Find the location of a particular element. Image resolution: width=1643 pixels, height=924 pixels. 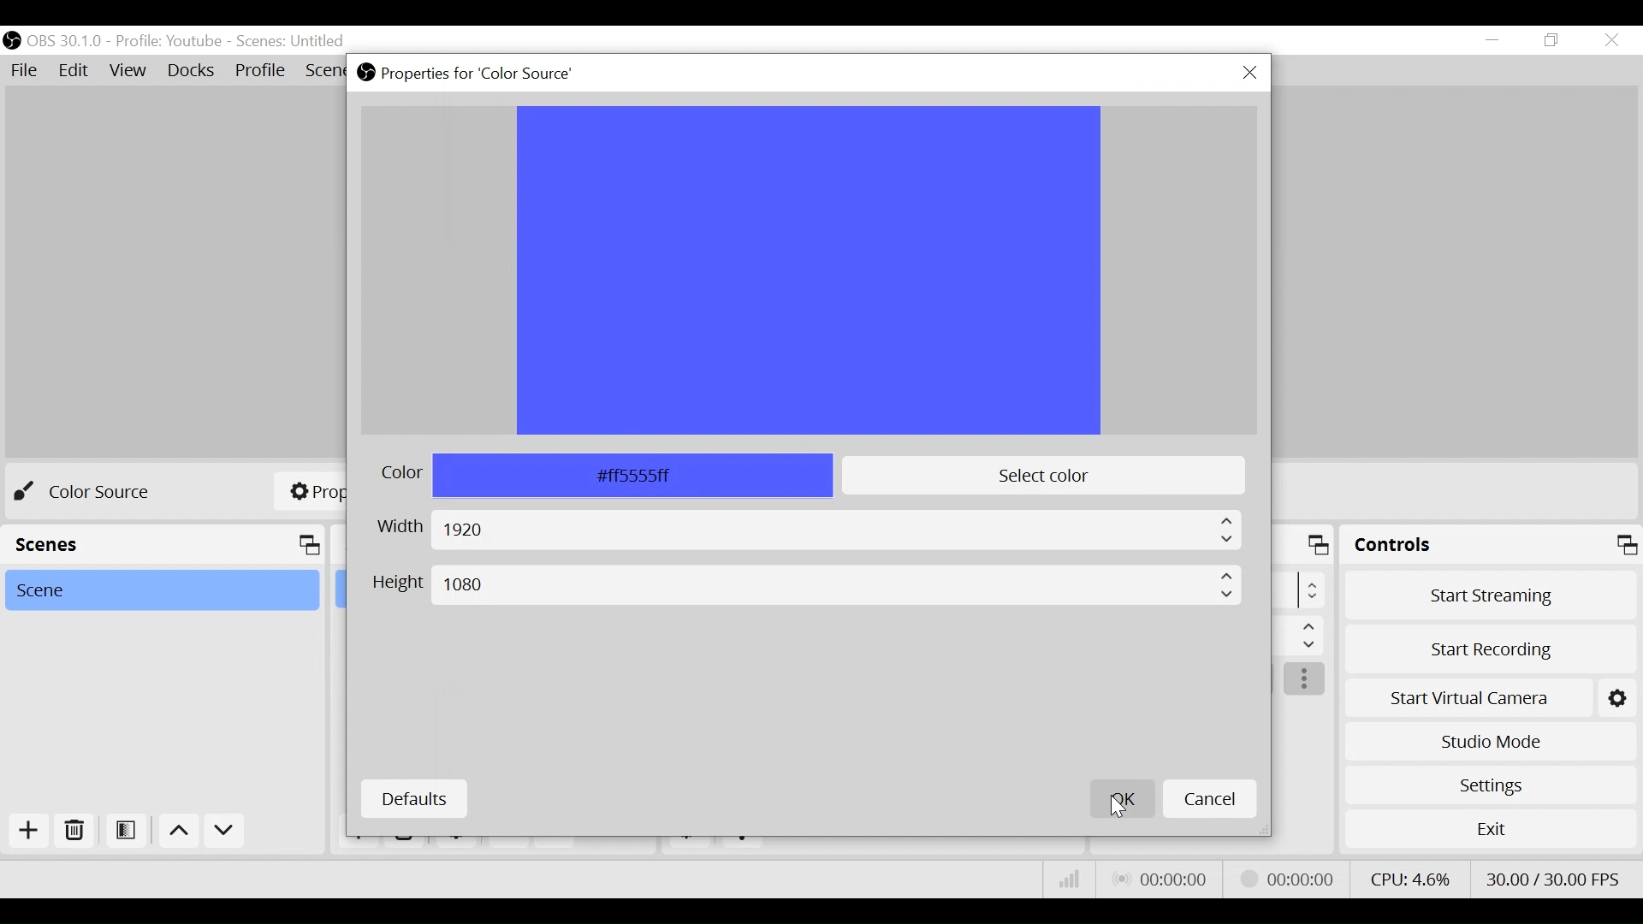

HTML is located at coordinates (602, 475).